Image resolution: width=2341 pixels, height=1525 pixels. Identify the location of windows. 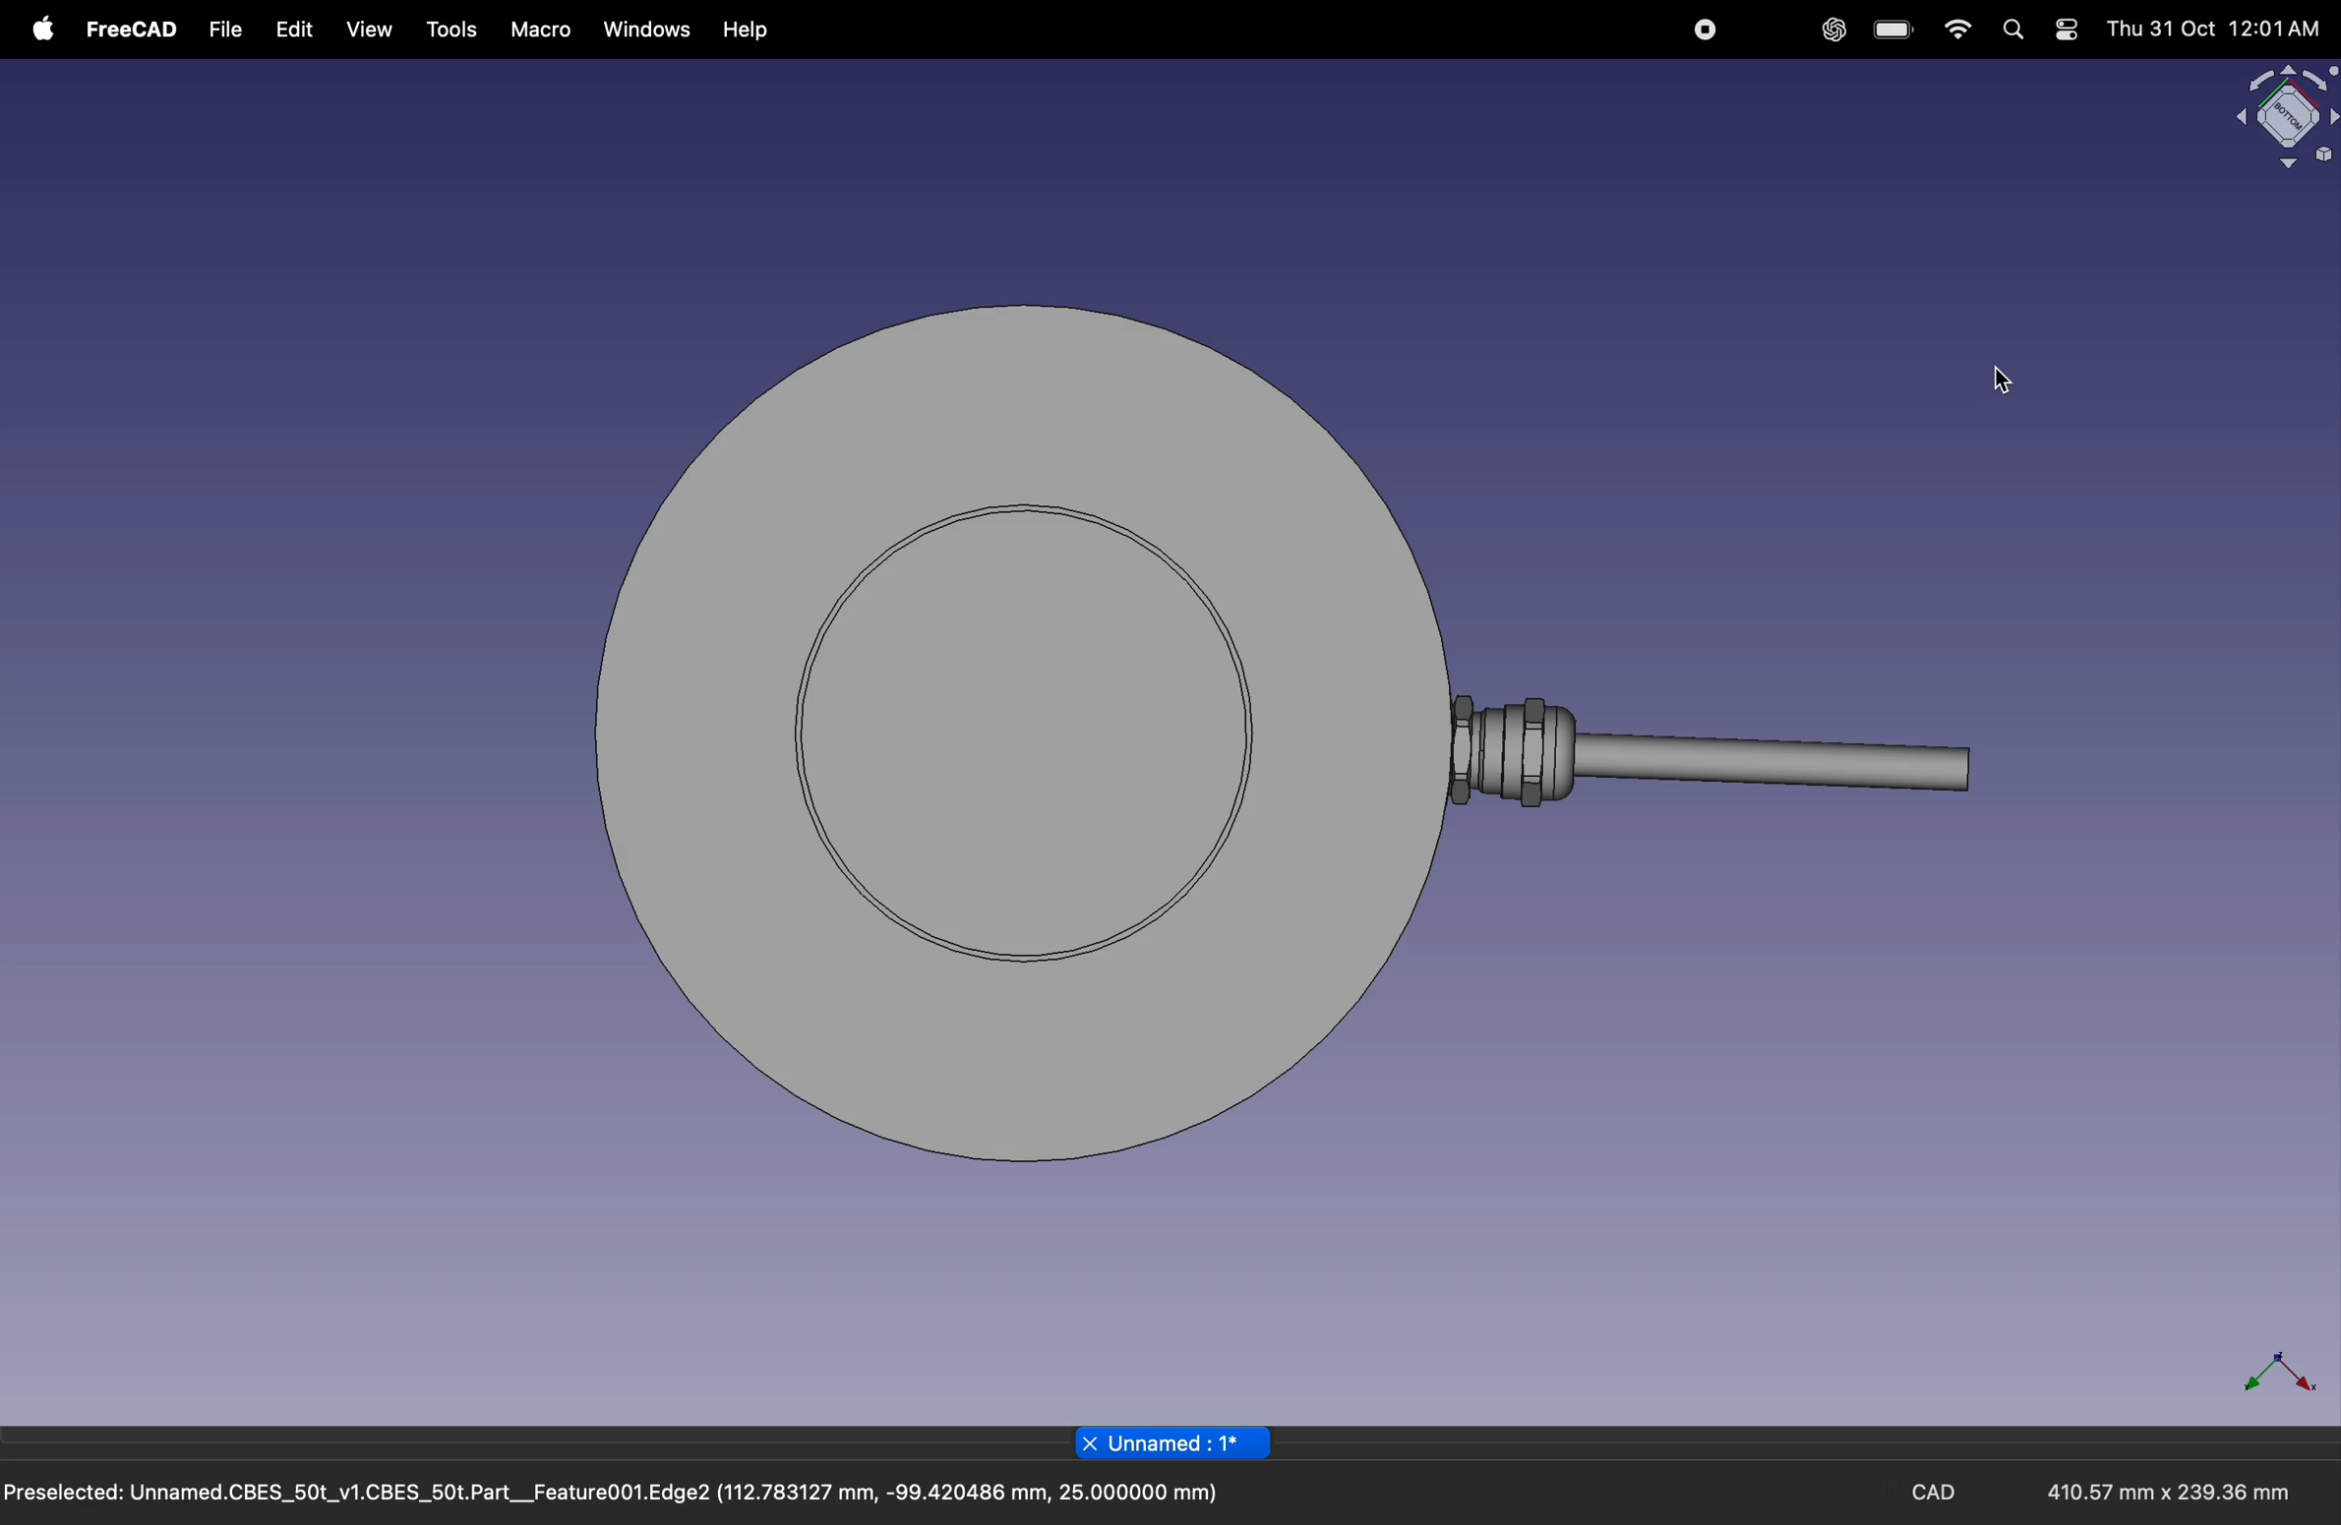
(645, 32).